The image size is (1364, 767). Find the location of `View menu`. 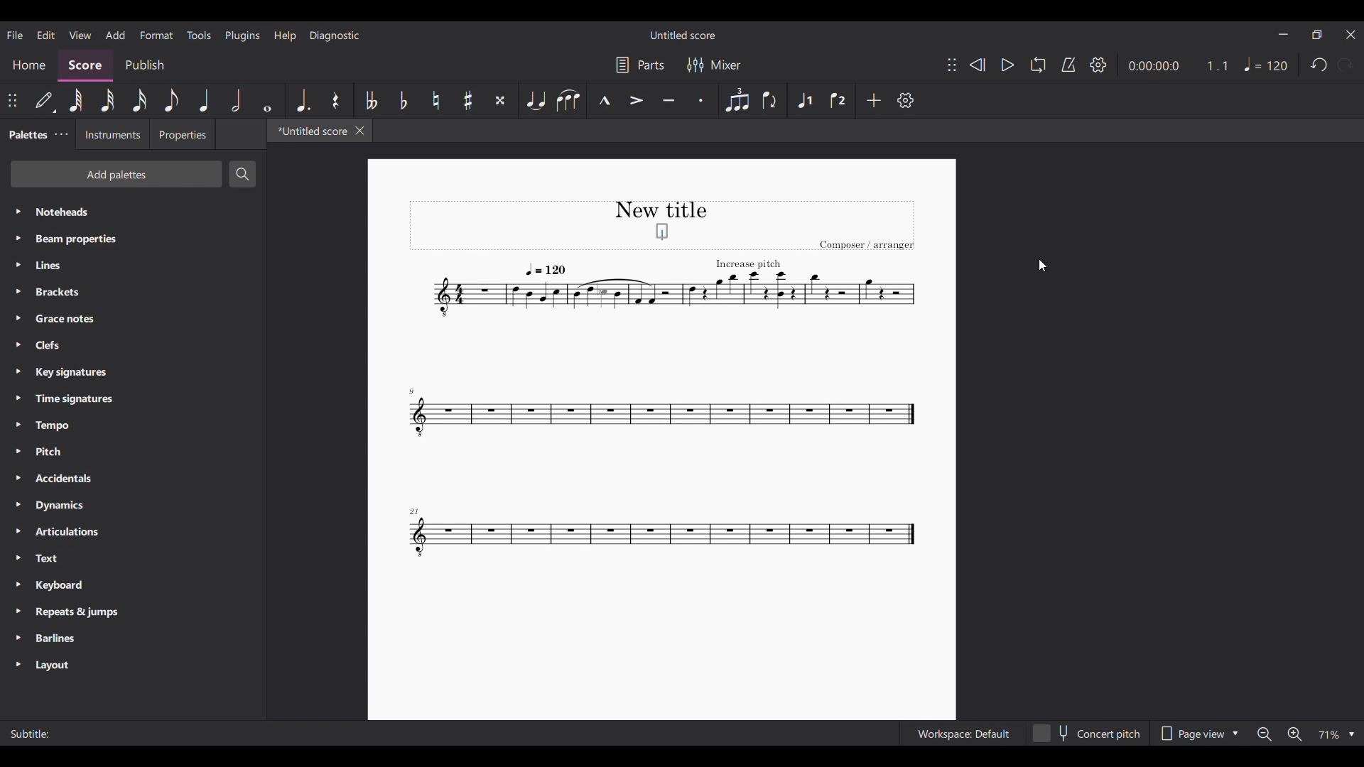

View menu is located at coordinates (80, 35).